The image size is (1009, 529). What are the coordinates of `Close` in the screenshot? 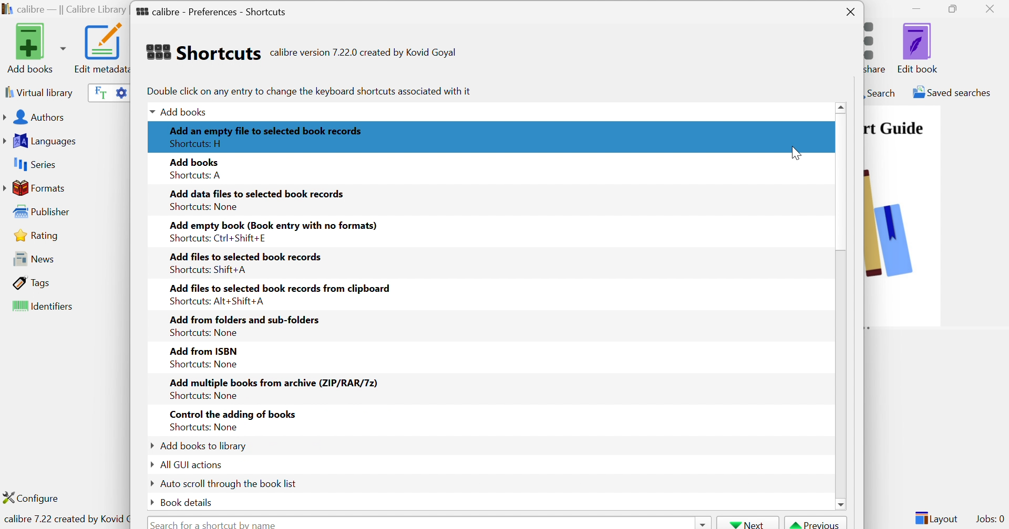 It's located at (993, 8).